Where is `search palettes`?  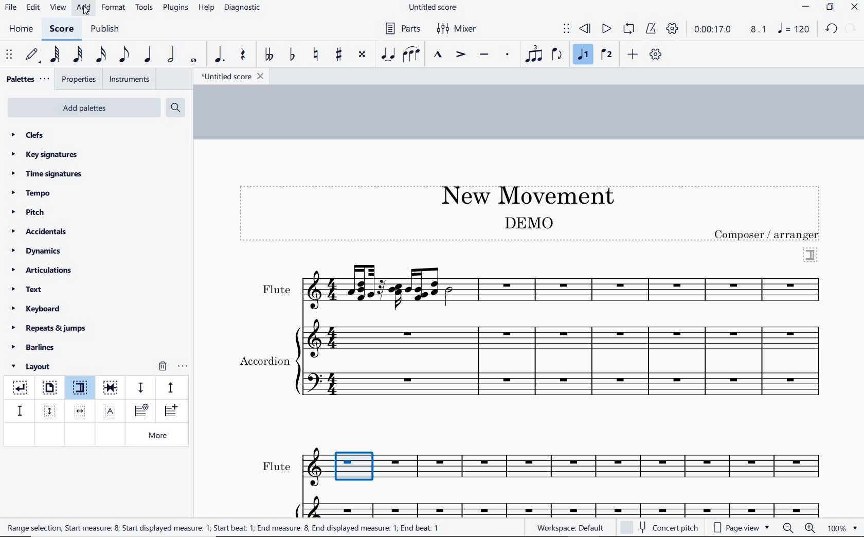
search palettes is located at coordinates (174, 108).